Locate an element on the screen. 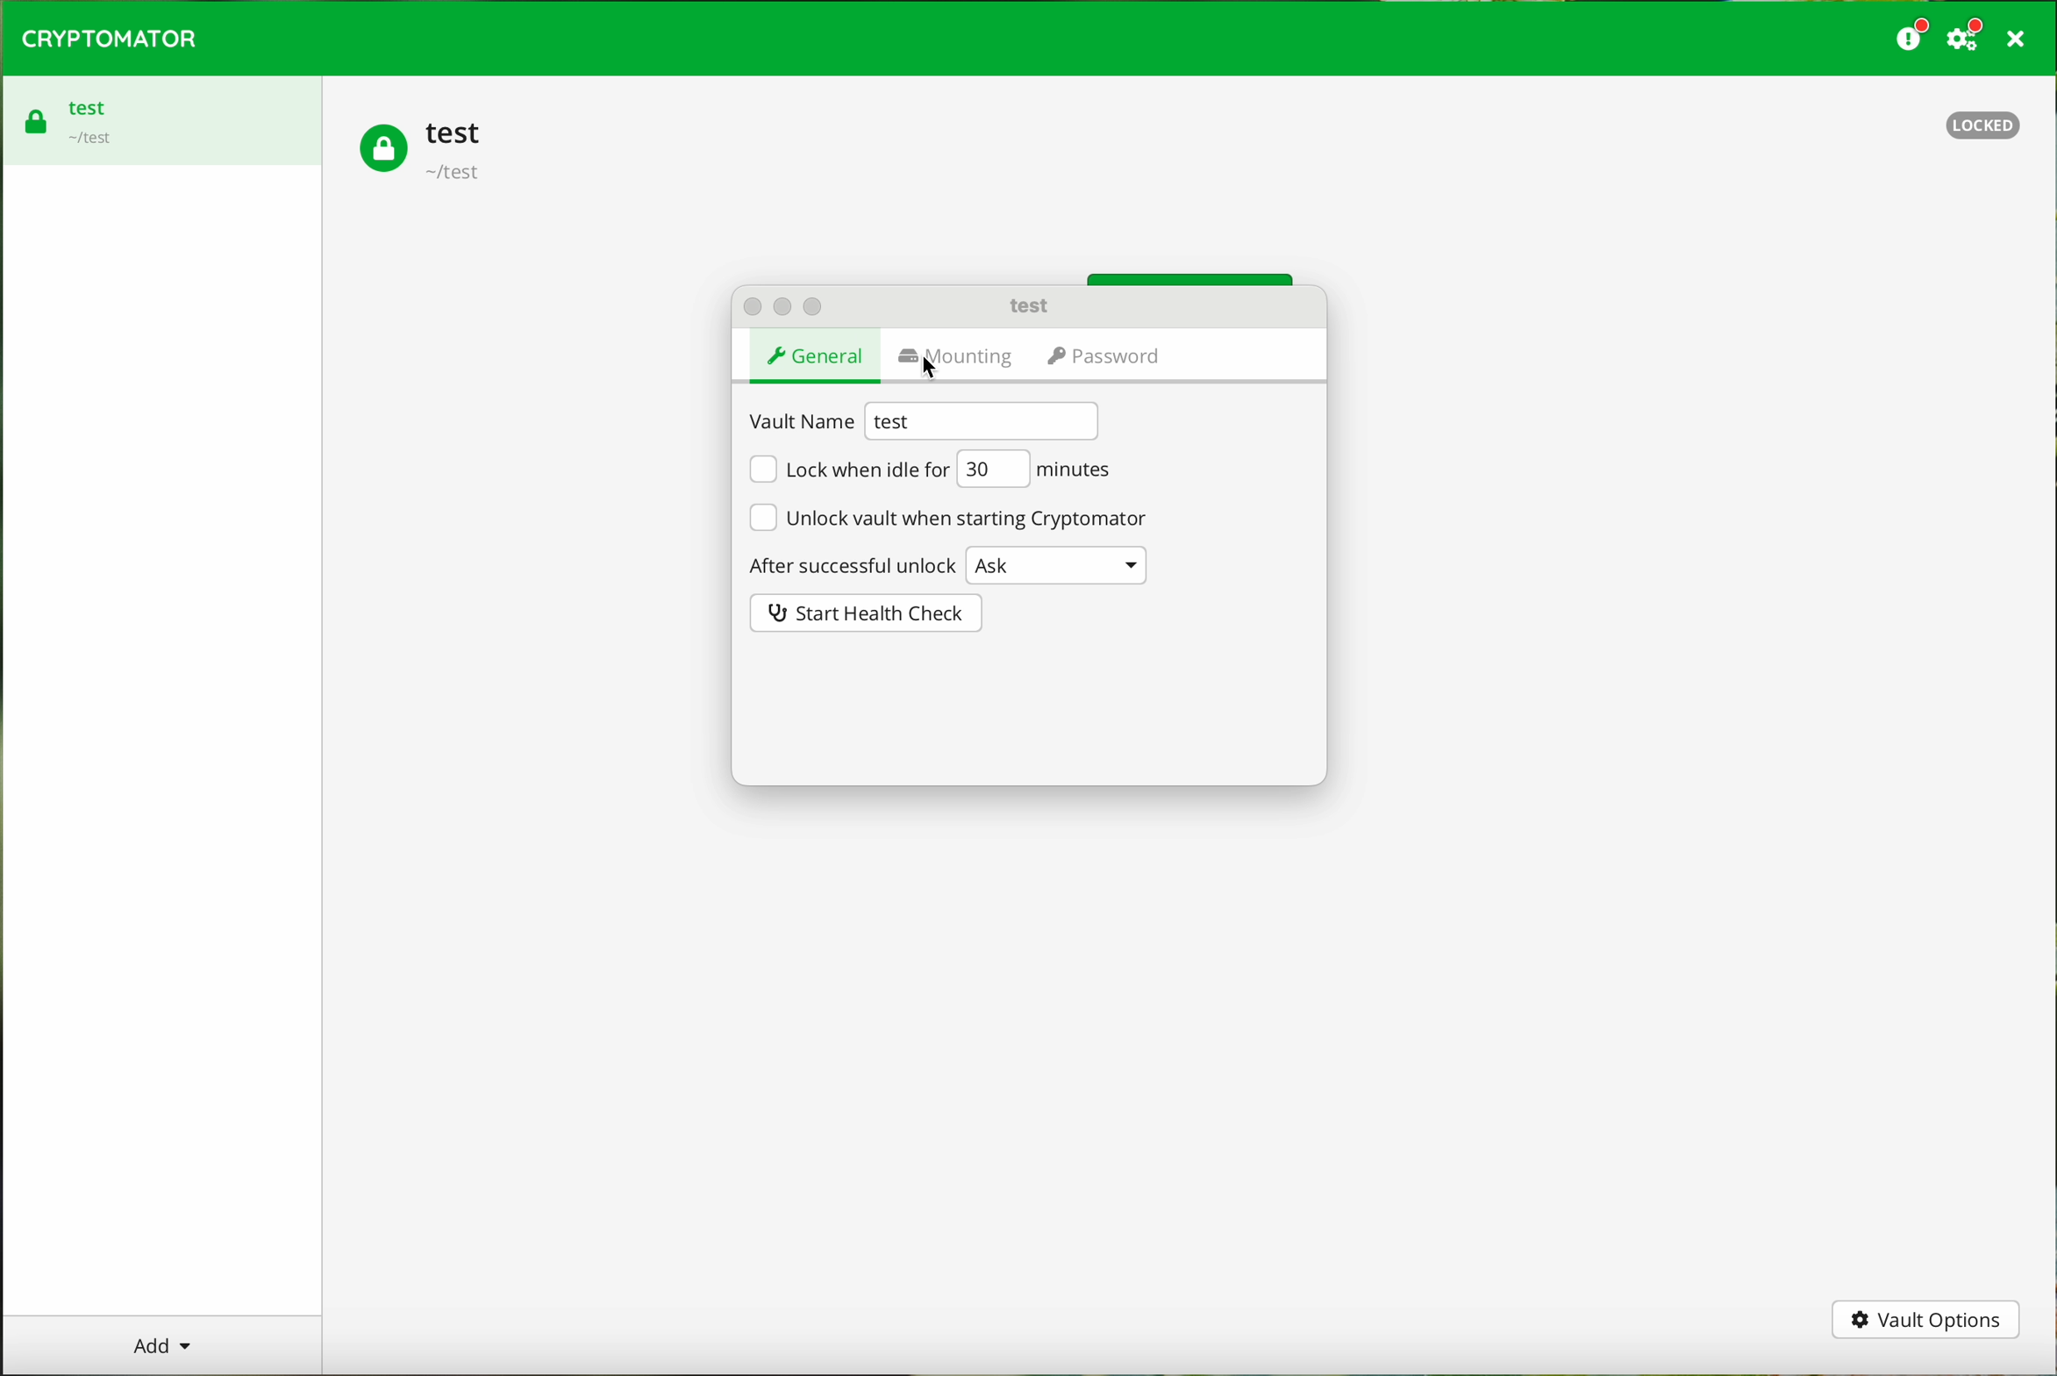  vault name is located at coordinates (804, 419).